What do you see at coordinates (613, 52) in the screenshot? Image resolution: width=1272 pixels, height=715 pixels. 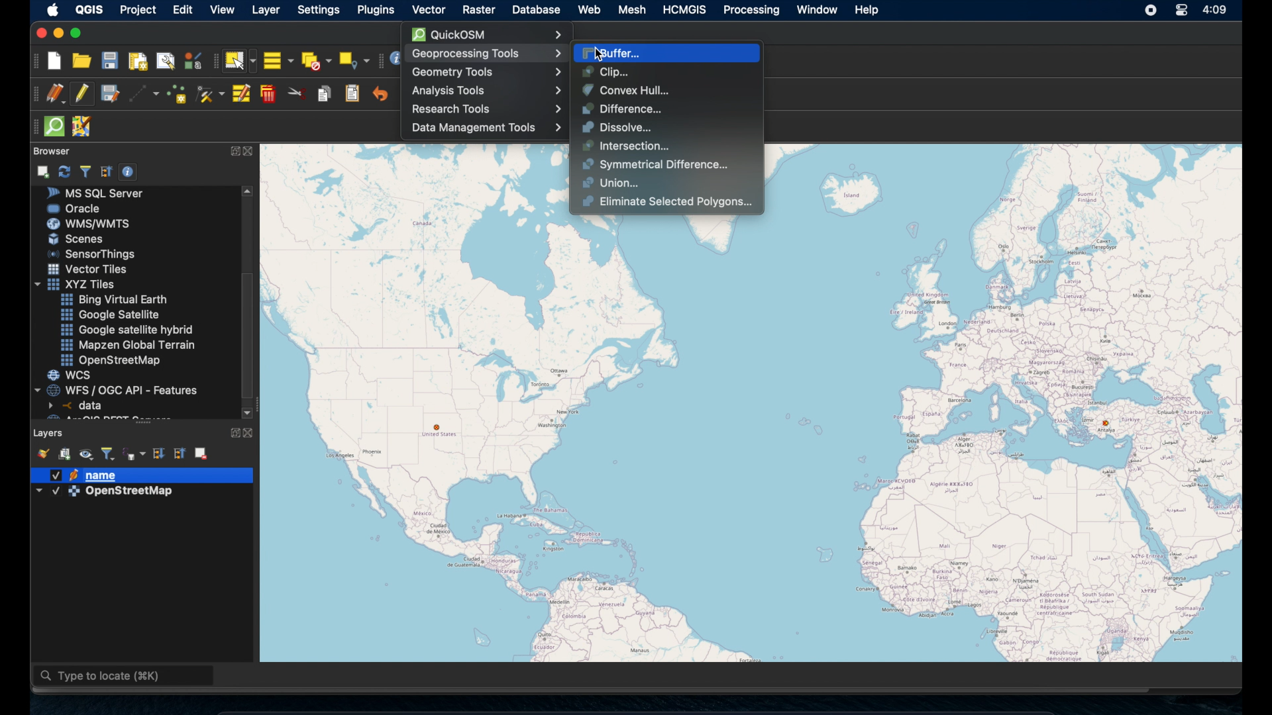 I see `Buffer...` at bounding box center [613, 52].